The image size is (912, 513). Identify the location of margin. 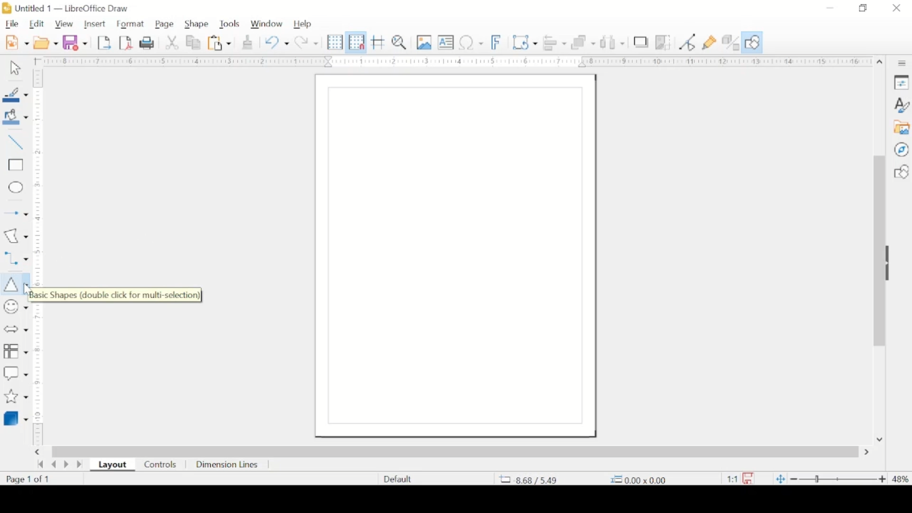
(39, 258).